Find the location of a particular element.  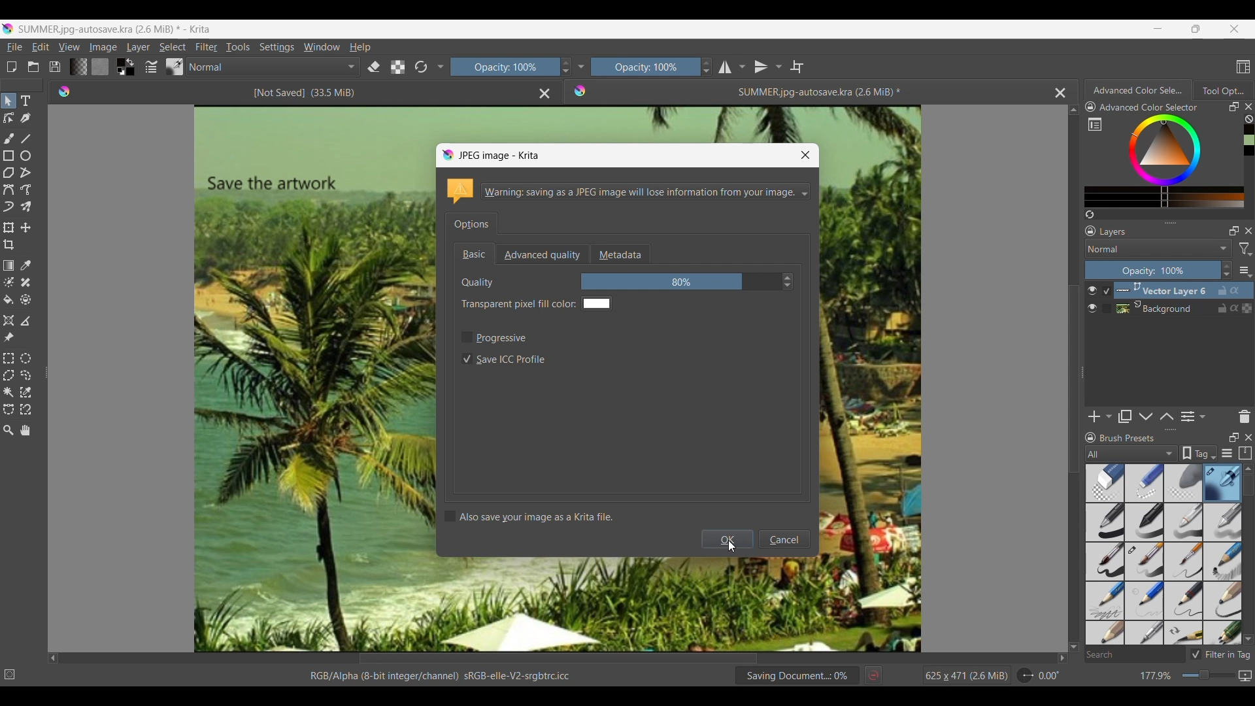

Freehand brush tool is located at coordinates (8, 138).